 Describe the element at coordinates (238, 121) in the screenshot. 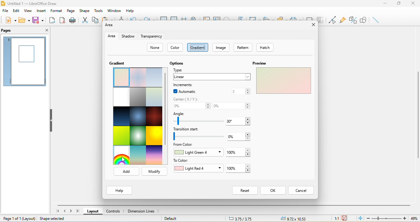

I see `30` at that location.